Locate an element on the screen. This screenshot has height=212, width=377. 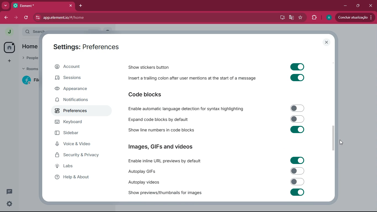
home is located at coordinates (9, 47).